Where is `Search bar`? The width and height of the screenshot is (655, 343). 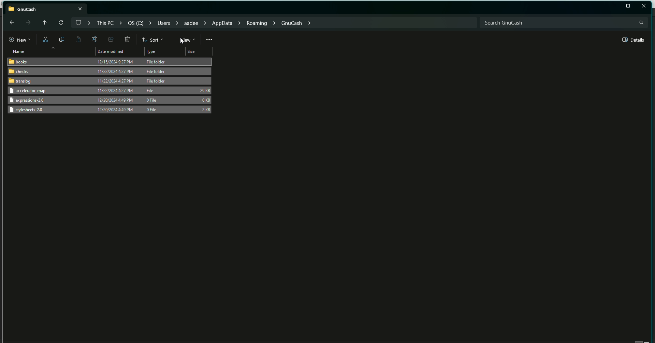 Search bar is located at coordinates (563, 22).